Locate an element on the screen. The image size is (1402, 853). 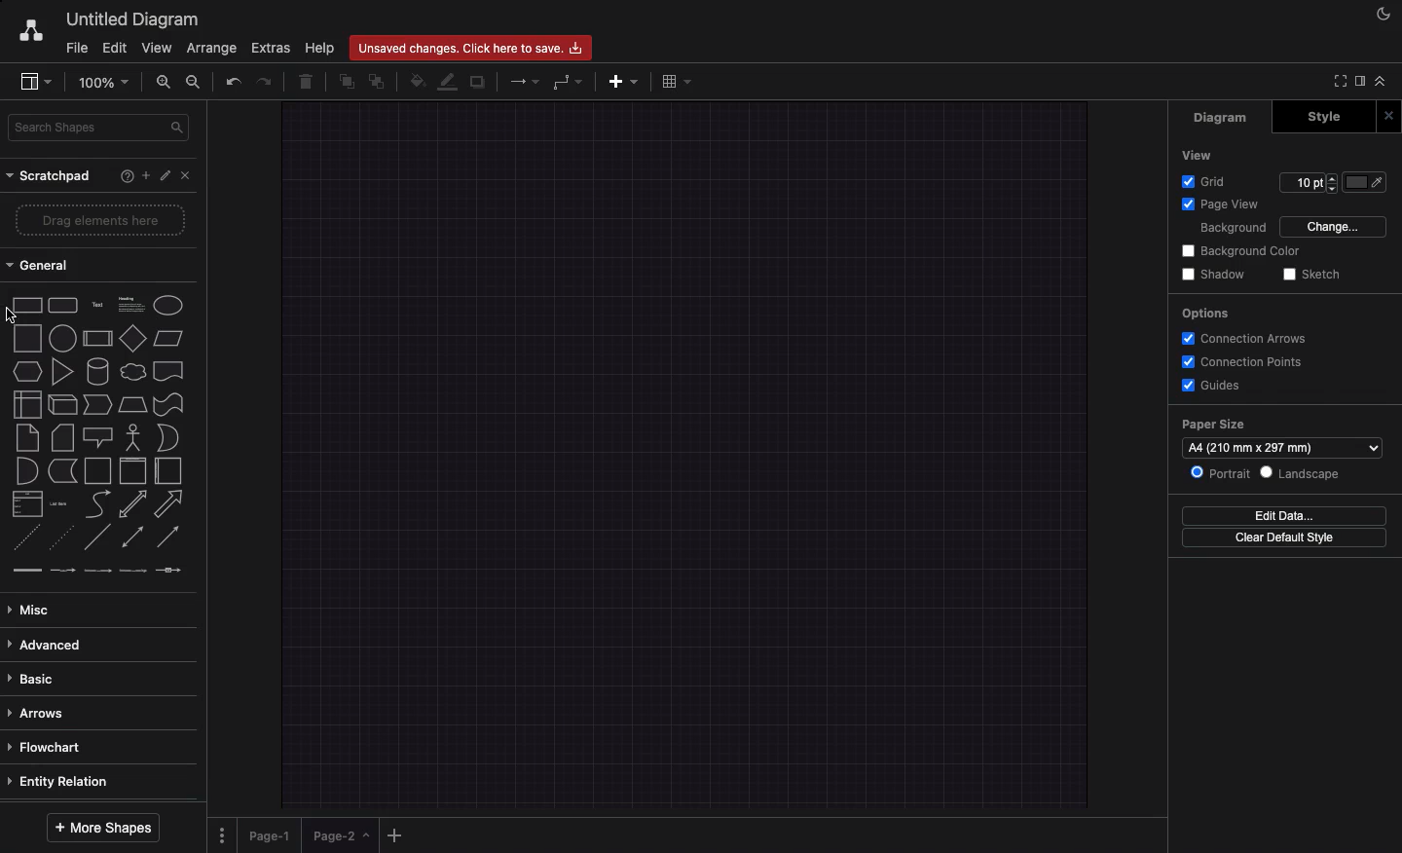
More shapes is located at coordinates (105, 824).